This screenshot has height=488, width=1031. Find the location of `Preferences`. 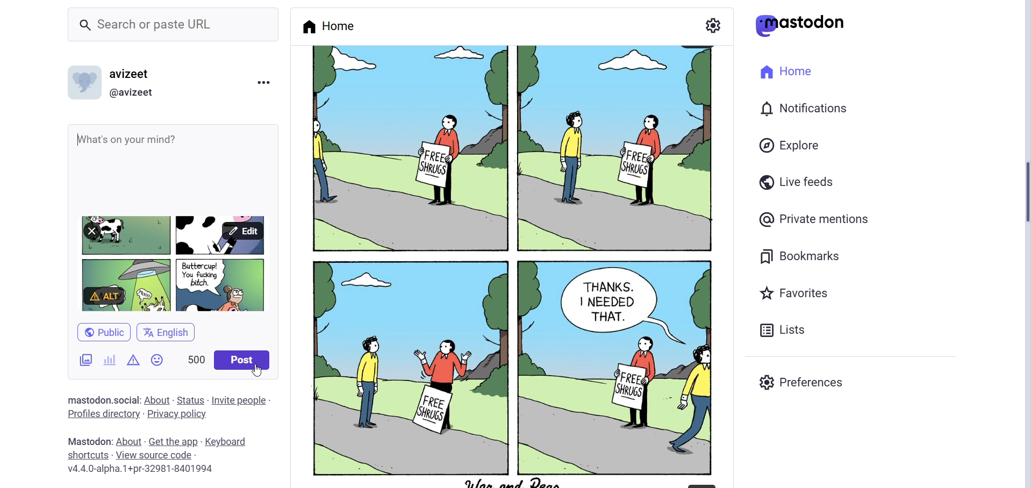

Preferences is located at coordinates (805, 381).